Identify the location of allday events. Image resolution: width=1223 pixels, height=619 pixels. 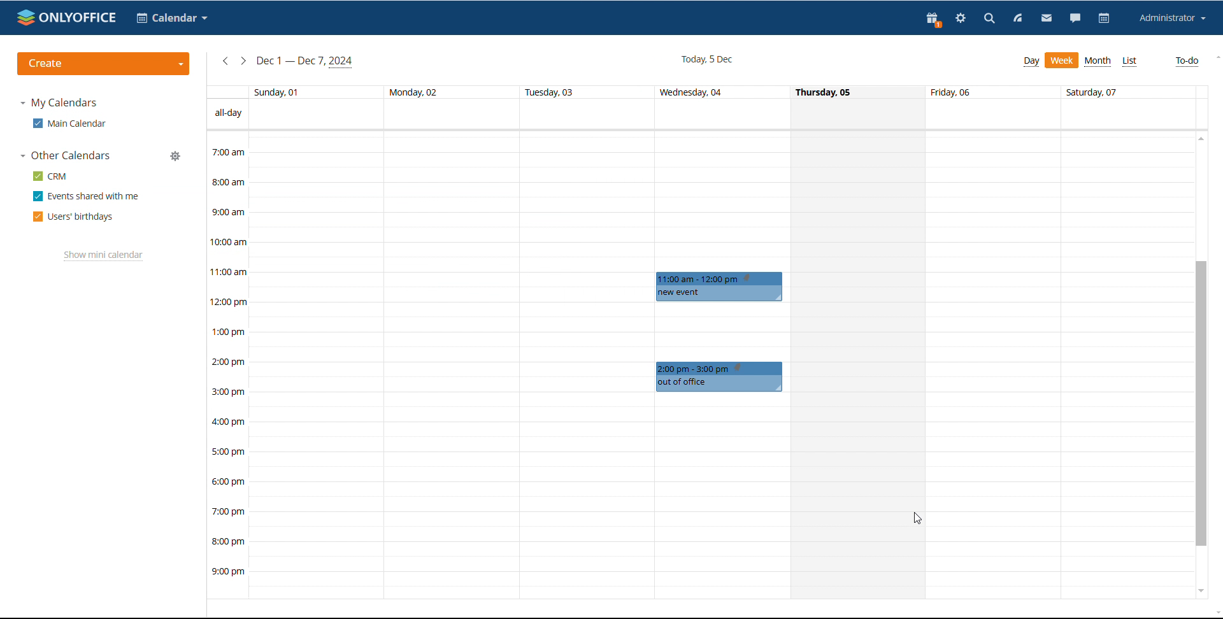
(701, 113).